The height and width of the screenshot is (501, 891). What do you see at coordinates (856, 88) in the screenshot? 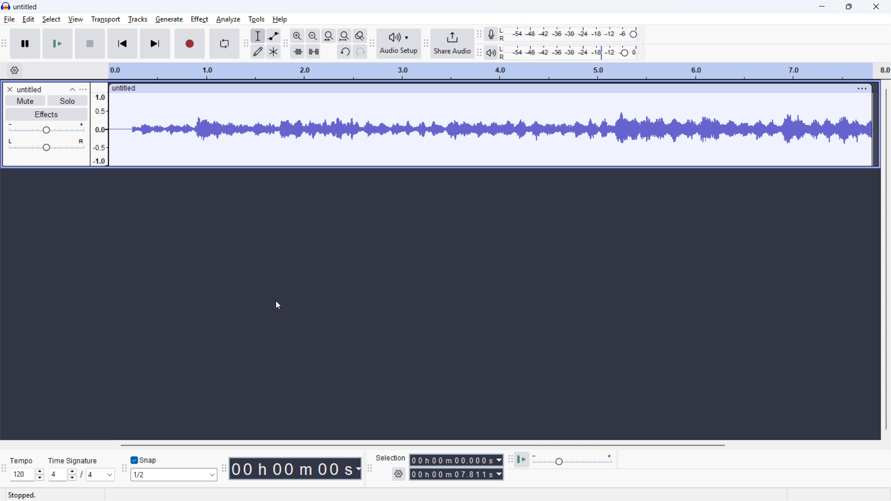
I see `track options` at bounding box center [856, 88].